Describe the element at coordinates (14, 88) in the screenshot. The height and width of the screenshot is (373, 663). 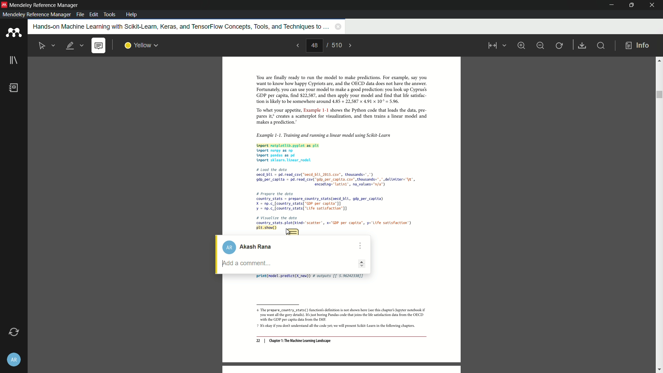
I see `book` at that location.